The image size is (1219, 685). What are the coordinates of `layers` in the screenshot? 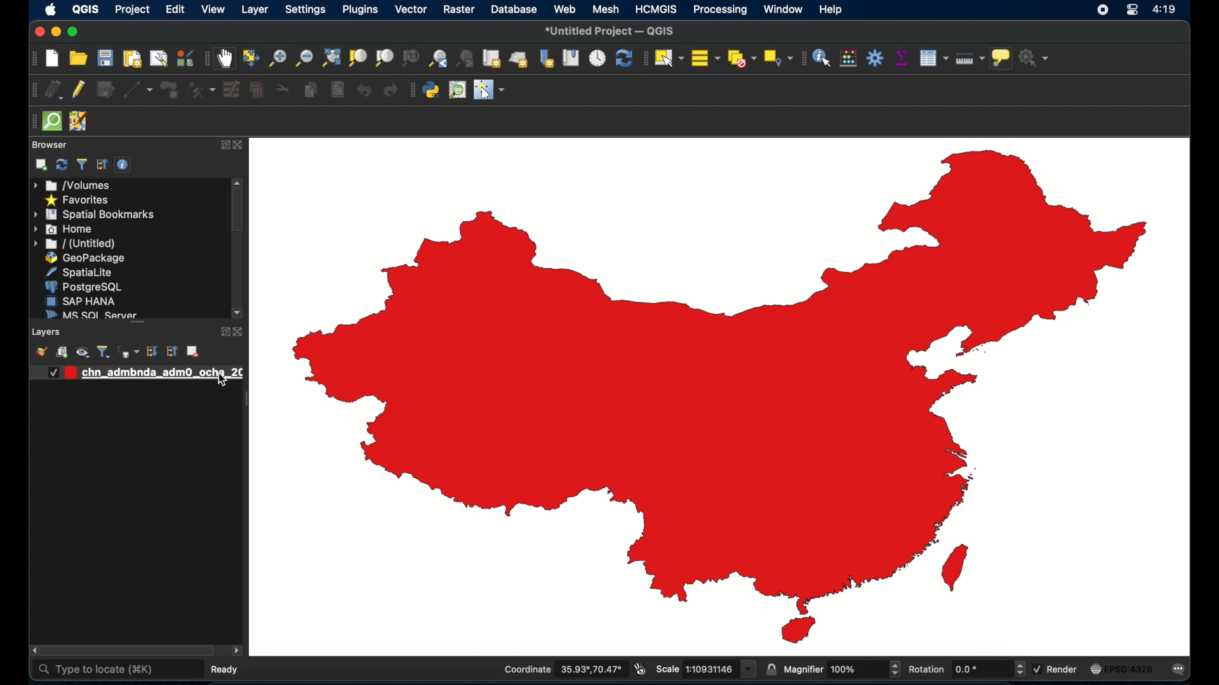 It's located at (48, 332).